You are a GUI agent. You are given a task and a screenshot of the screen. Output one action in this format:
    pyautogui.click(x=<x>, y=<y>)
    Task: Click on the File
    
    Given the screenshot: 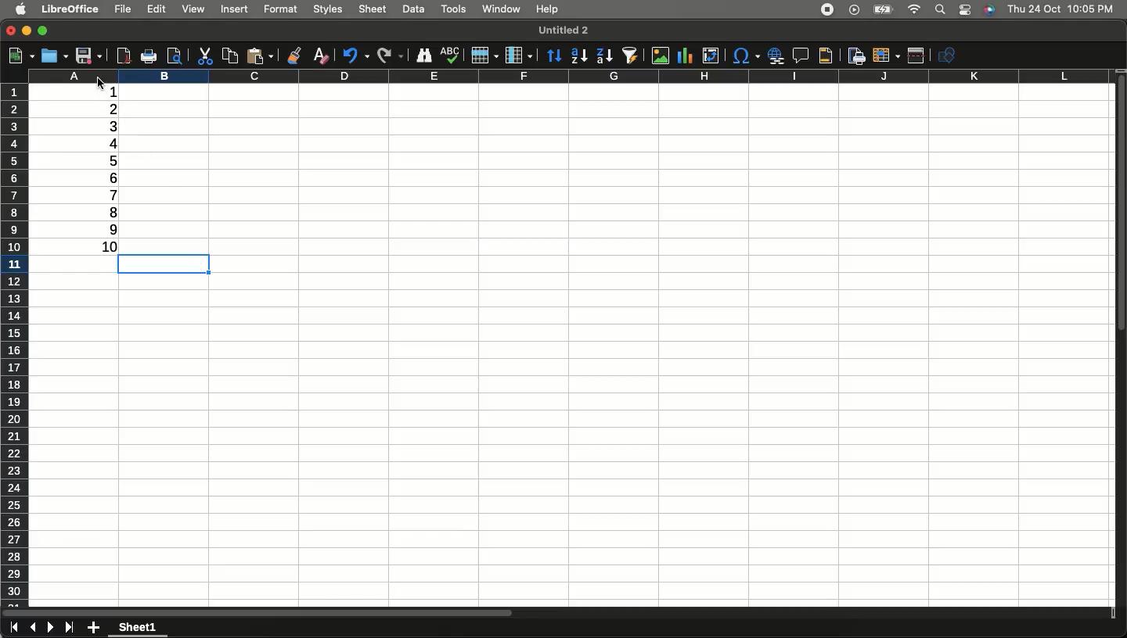 What is the action you would take?
    pyautogui.click(x=121, y=9)
    